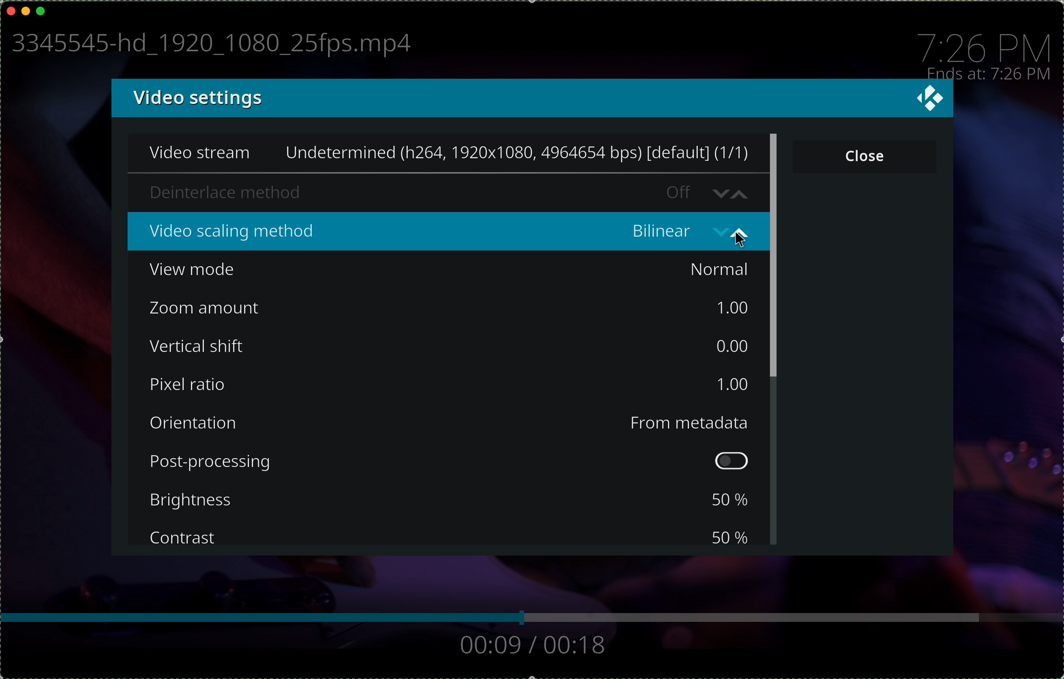  What do you see at coordinates (198, 271) in the screenshot?
I see `view mode` at bounding box center [198, 271].